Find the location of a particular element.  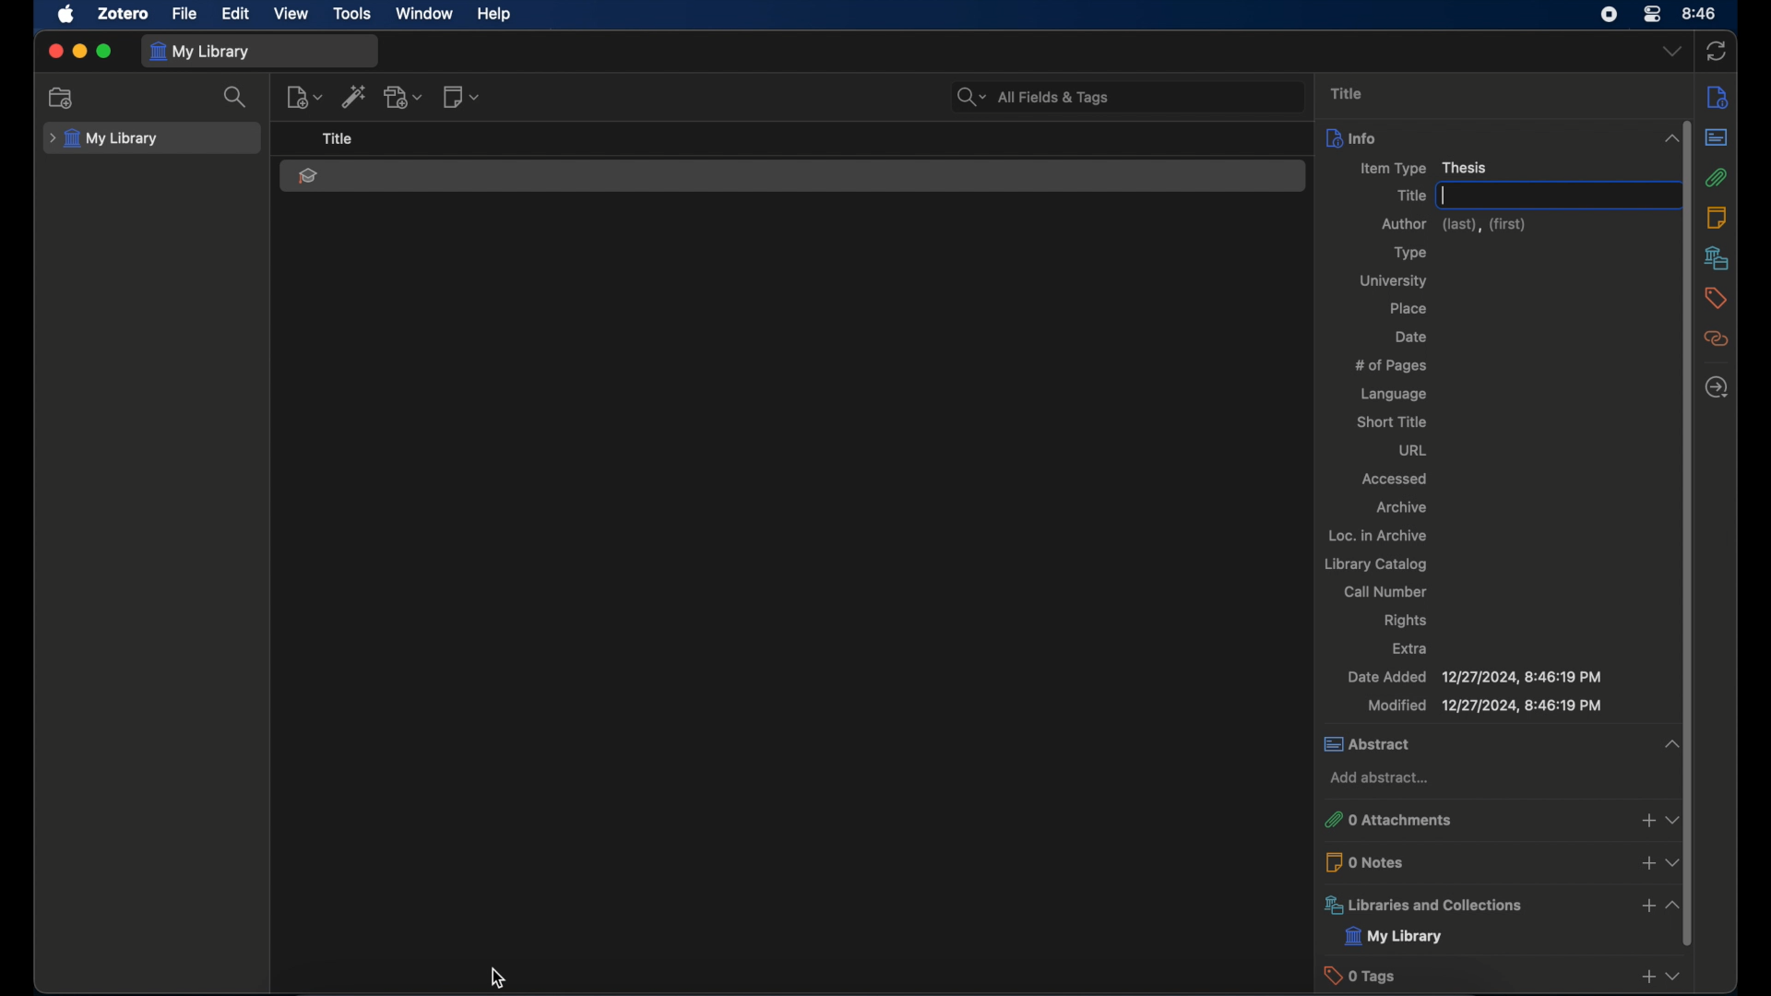

notes is located at coordinates (1719, 217).